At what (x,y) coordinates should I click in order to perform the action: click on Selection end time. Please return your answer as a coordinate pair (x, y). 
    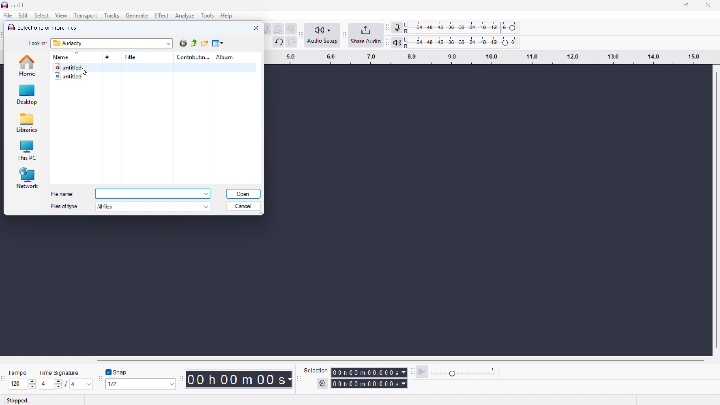
    Looking at the image, I should click on (369, 384).